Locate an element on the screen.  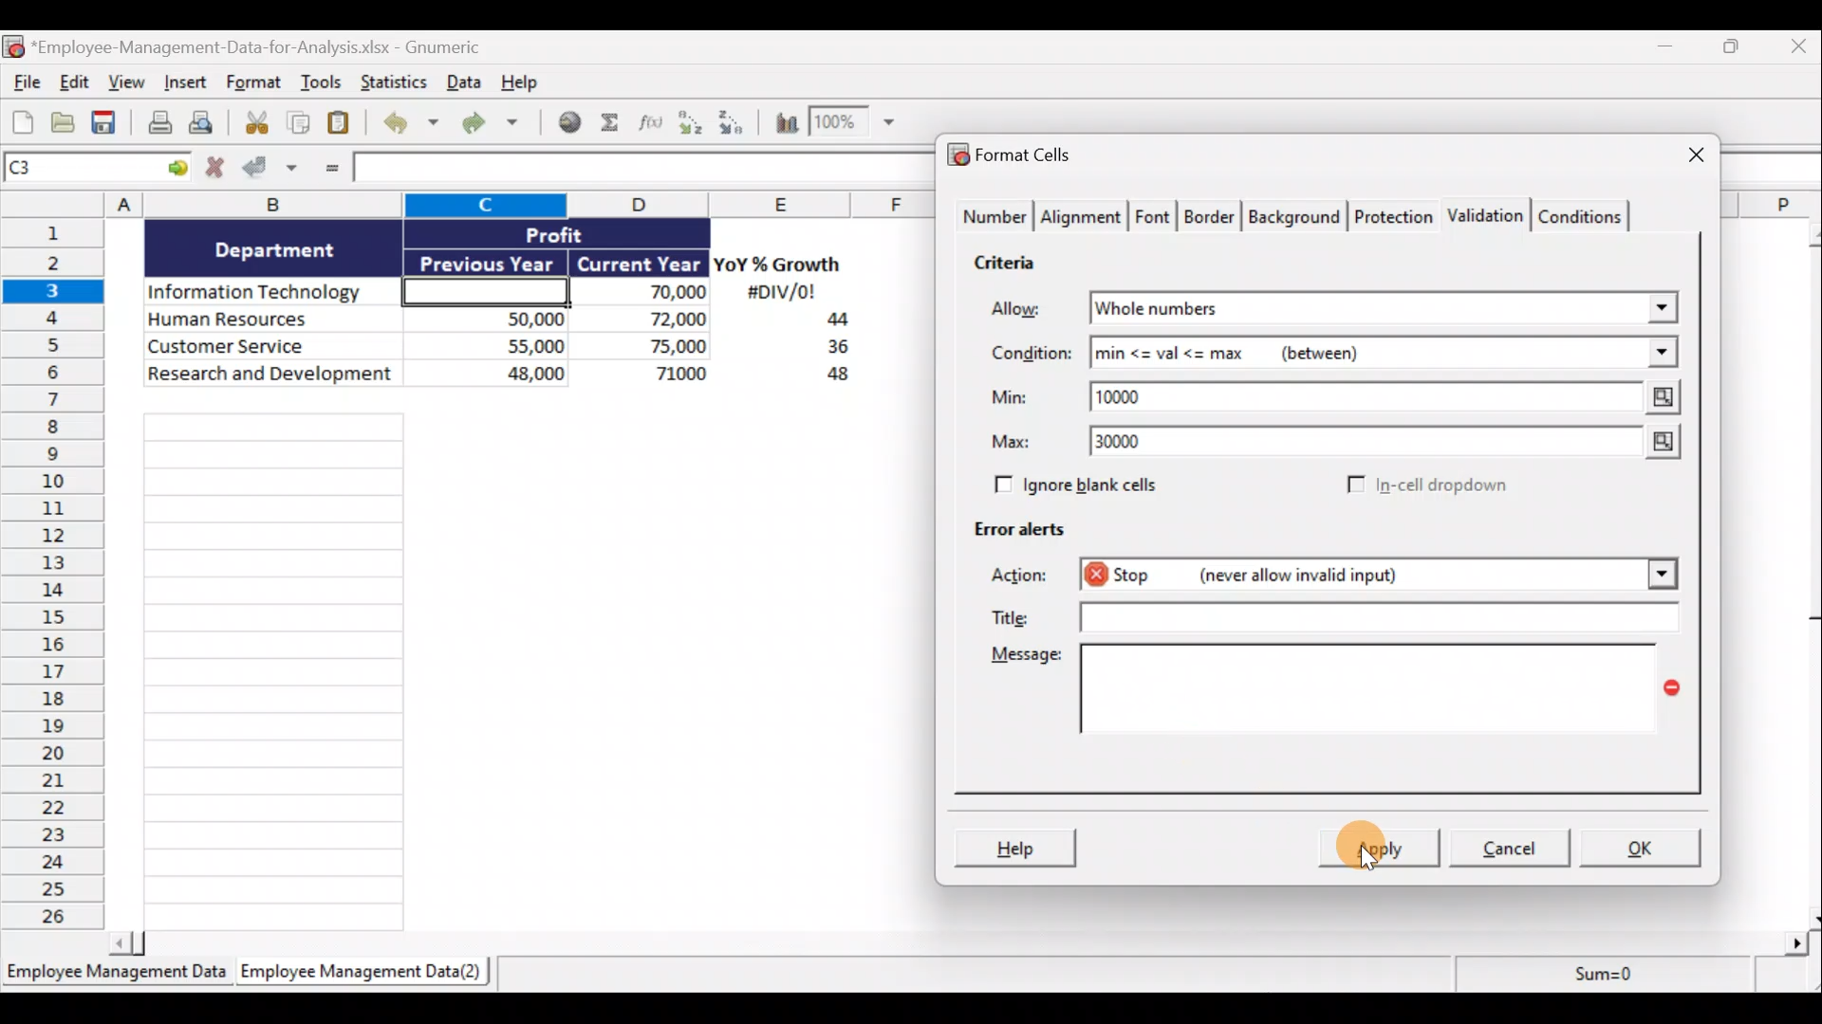
Min: is located at coordinates (1010, 400).